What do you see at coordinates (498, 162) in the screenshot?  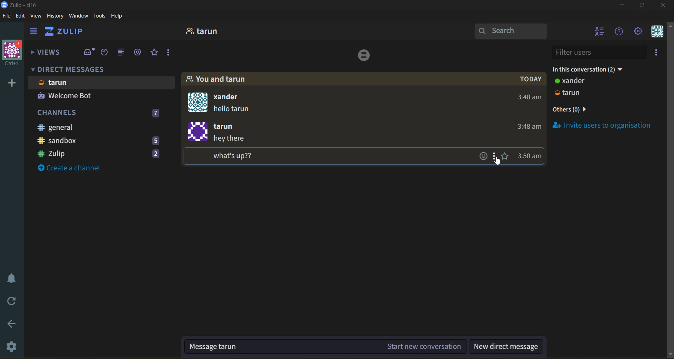 I see `cursor` at bounding box center [498, 162].